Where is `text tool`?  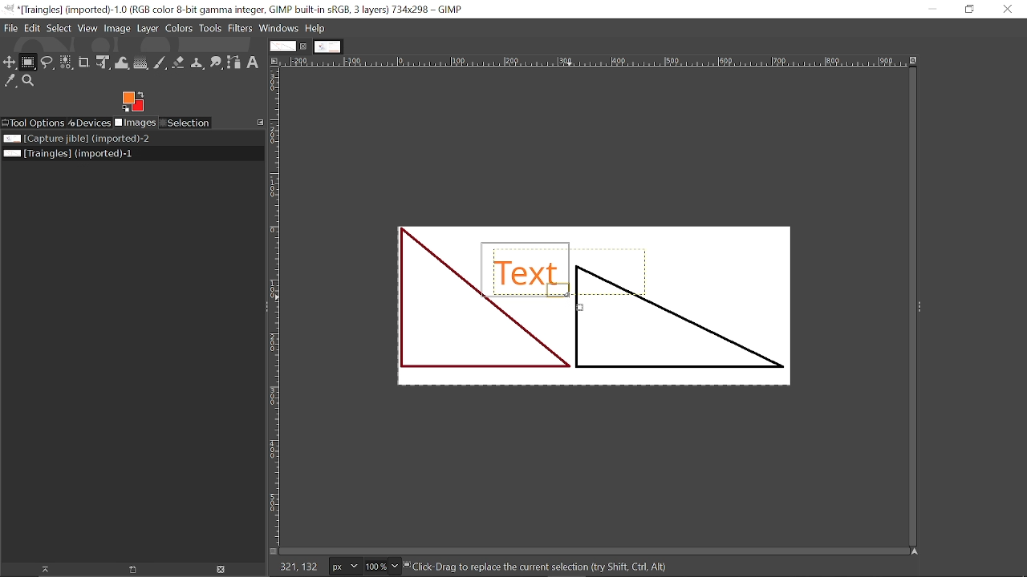
text tool is located at coordinates (254, 63).